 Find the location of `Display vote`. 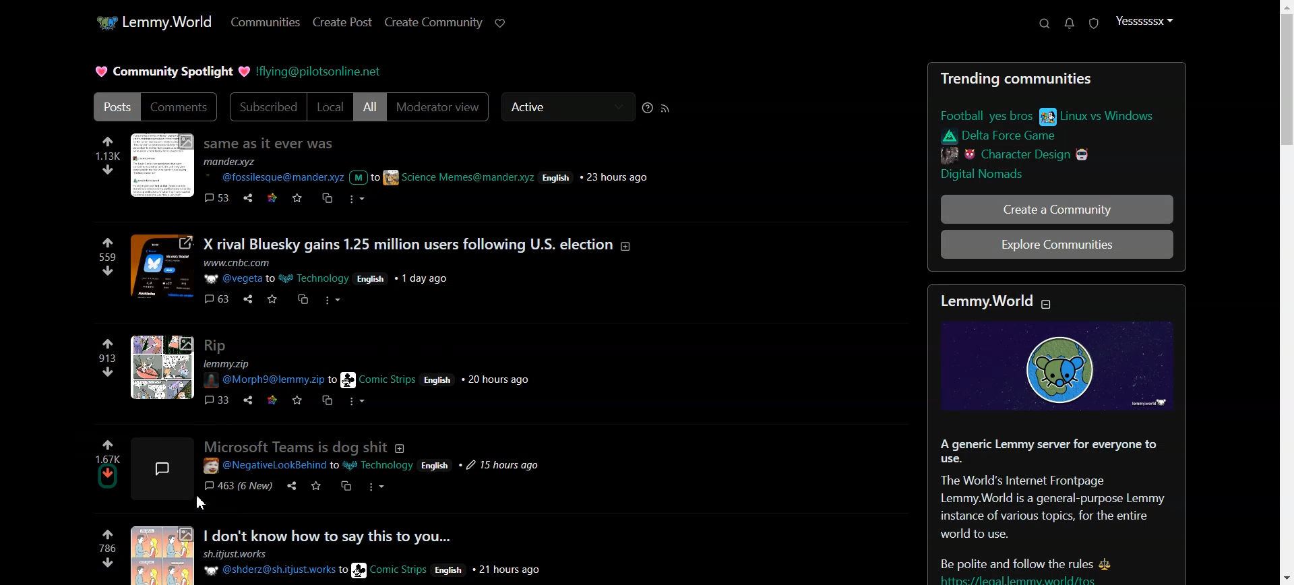

Display vote is located at coordinates (111, 459).